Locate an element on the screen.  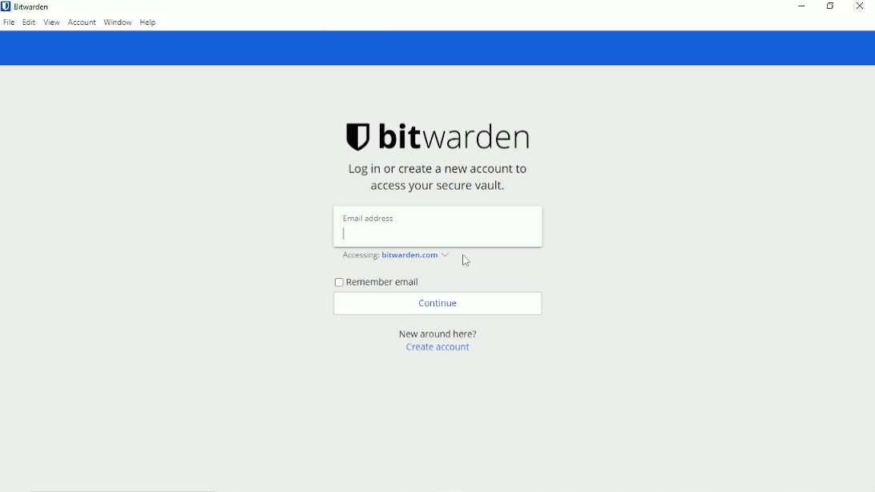
Log in or create a new account to
access your secure vault. is located at coordinates (439, 178).